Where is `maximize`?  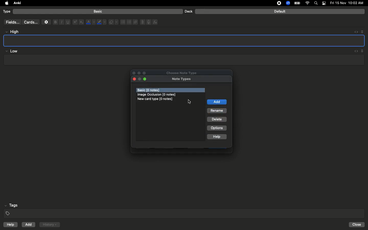
maximize is located at coordinates (146, 79).